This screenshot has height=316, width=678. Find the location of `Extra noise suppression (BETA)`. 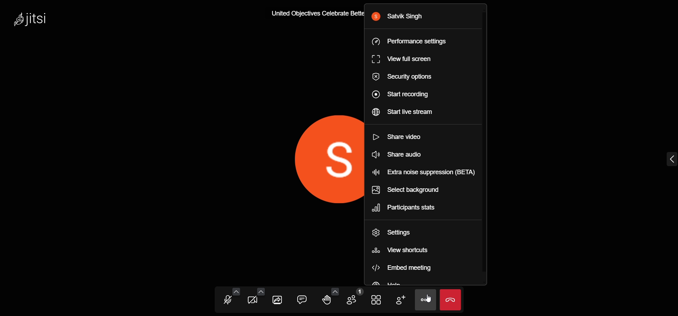

Extra noise suppression (BETA) is located at coordinates (425, 170).